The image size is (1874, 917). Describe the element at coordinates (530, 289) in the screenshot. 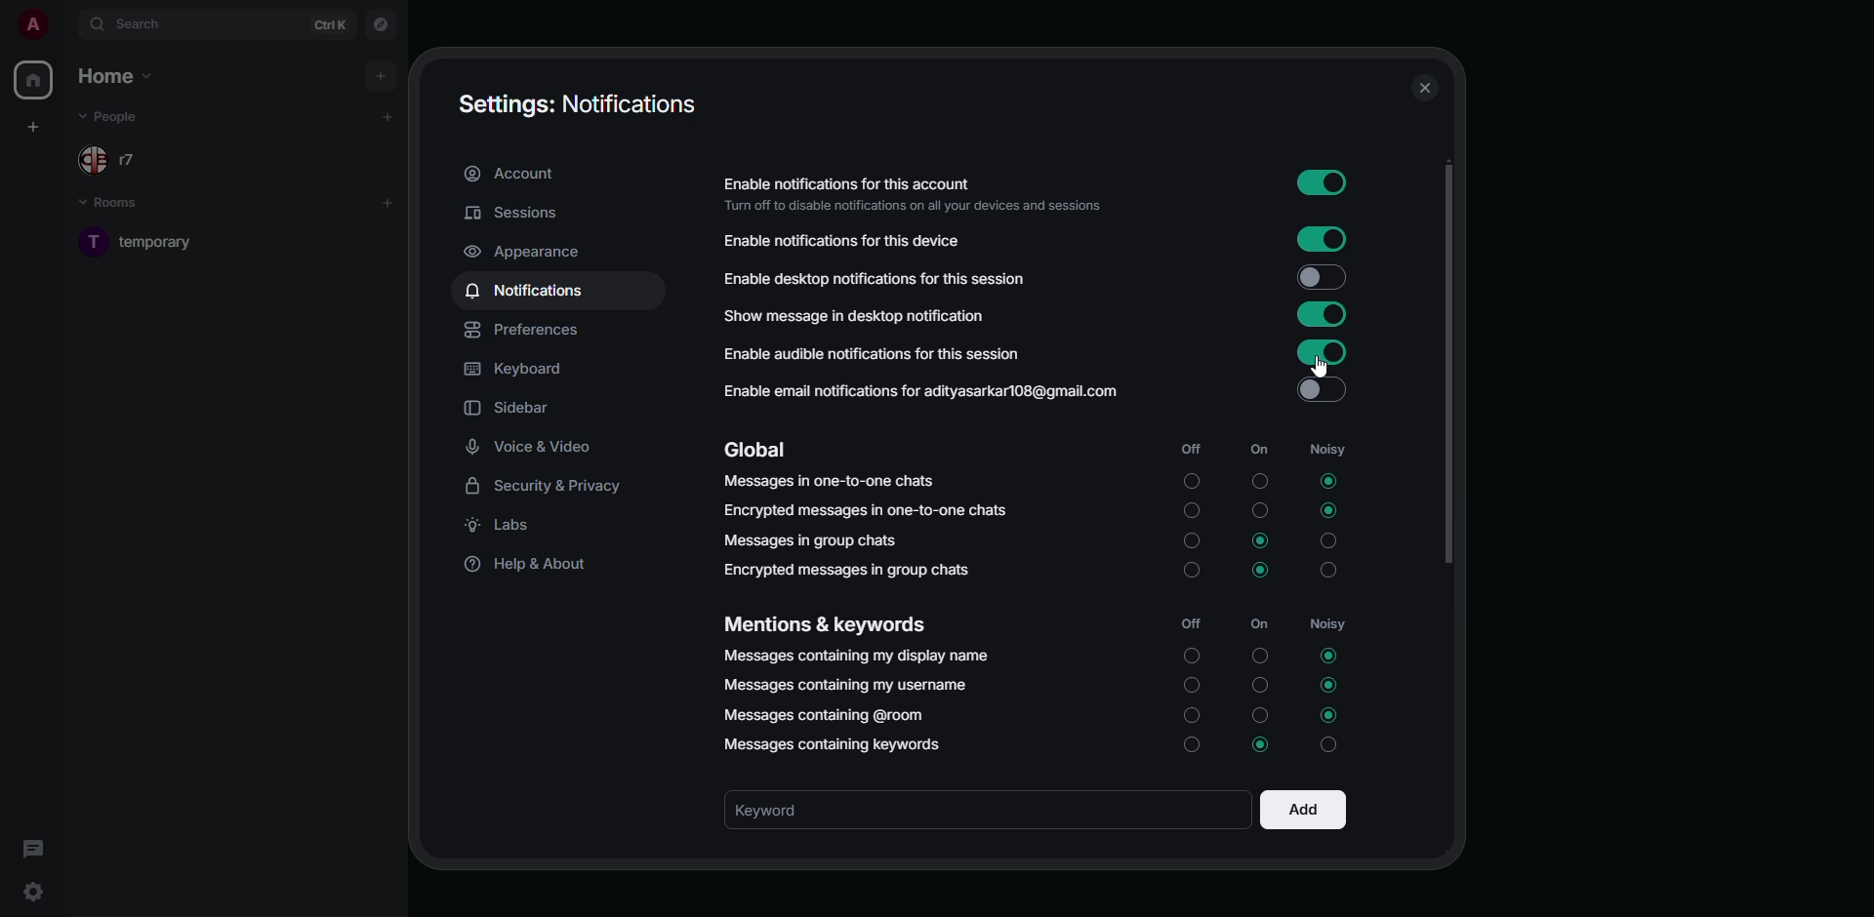

I see `notifications` at that location.